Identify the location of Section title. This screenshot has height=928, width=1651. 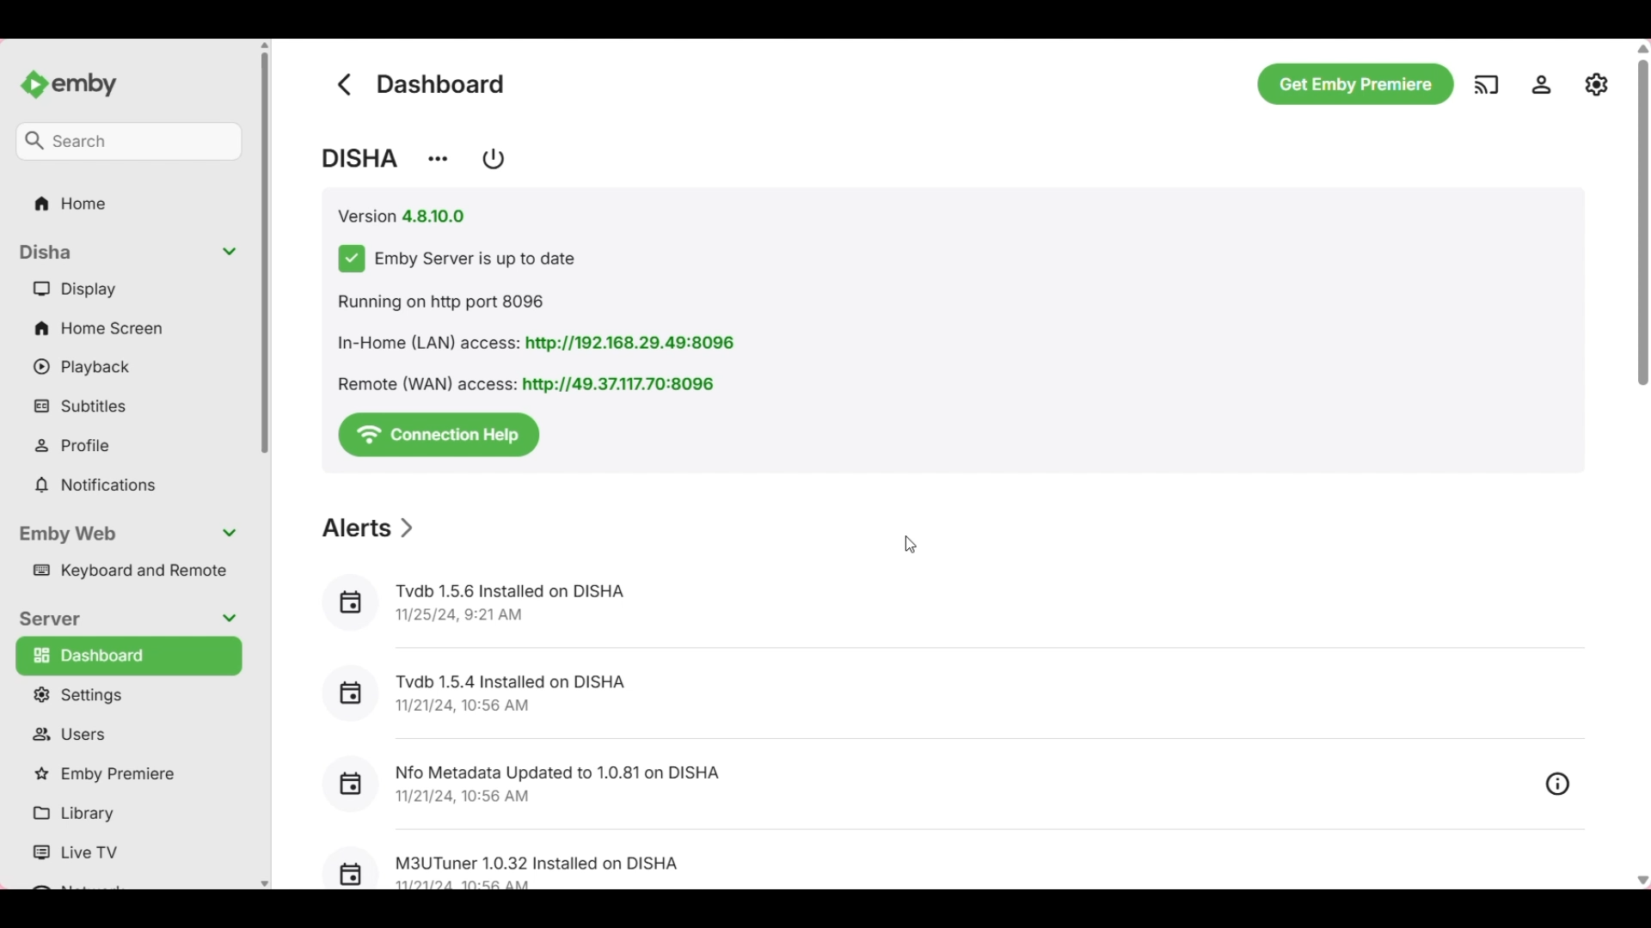
(367, 528).